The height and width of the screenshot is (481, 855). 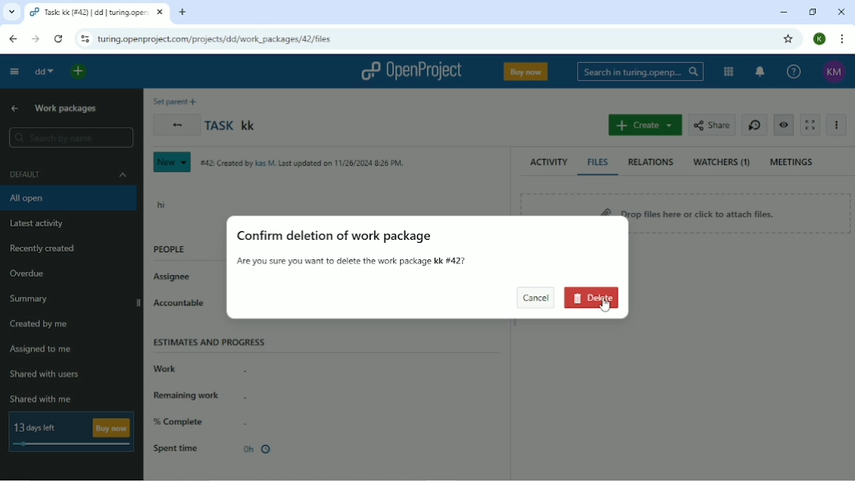 I want to click on Customize and control google chrome, so click(x=842, y=40).